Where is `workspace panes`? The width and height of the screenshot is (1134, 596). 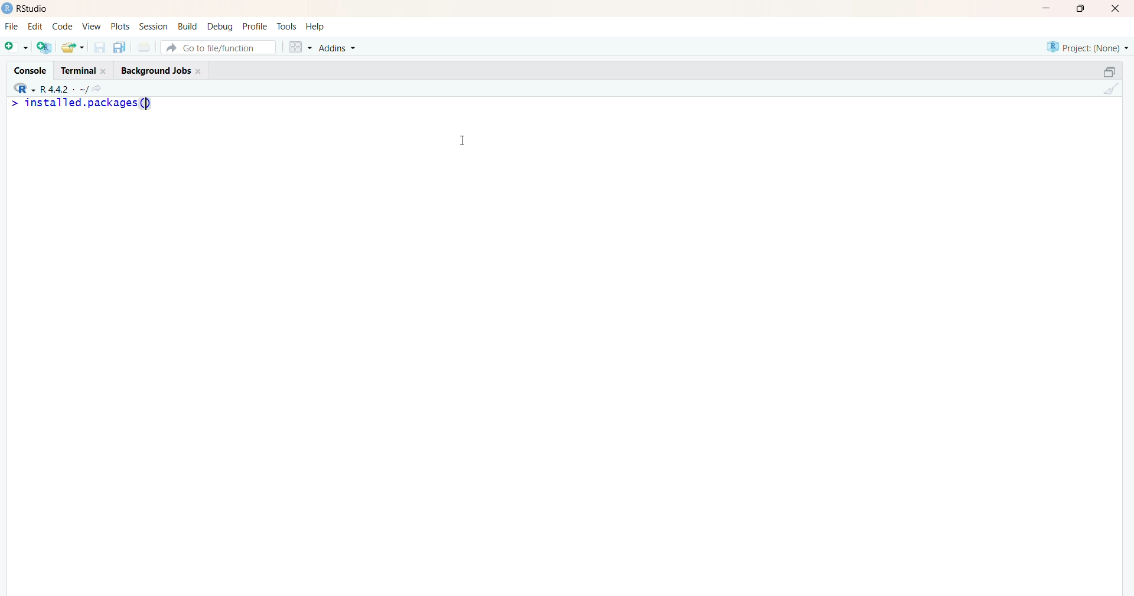
workspace panes is located at coordinates (299, 48).